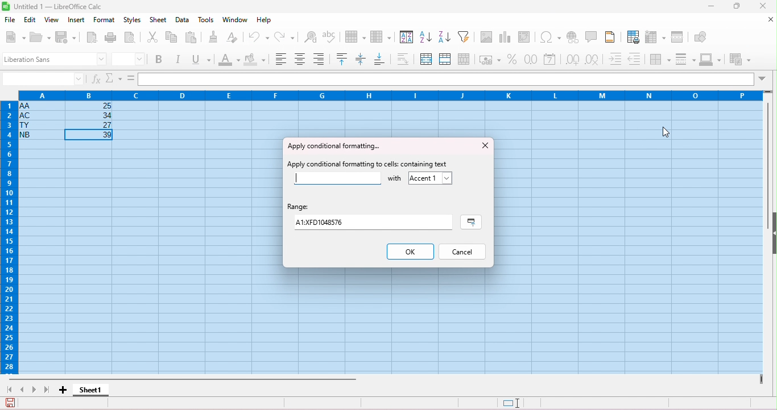 This screenshot has width=777, height=410. What do you see at coordinates (61, 390) in the screenshot?
I see `add sheet1` at bounding box center [61, 390].